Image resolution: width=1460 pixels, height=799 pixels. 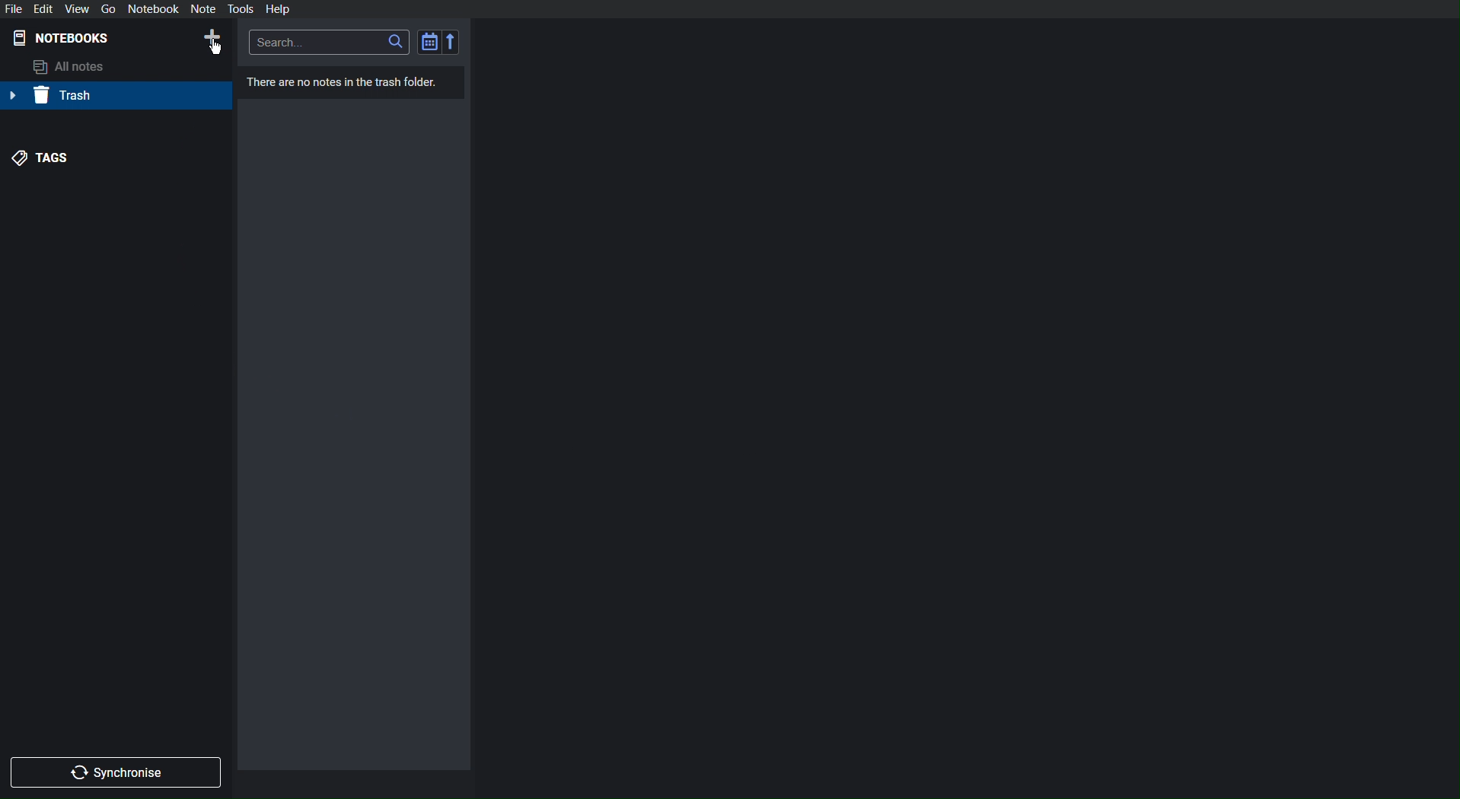 What do you see at coordinates (204, 8) in the screenshot?
I see `Not` at bounding box center [204, 8].